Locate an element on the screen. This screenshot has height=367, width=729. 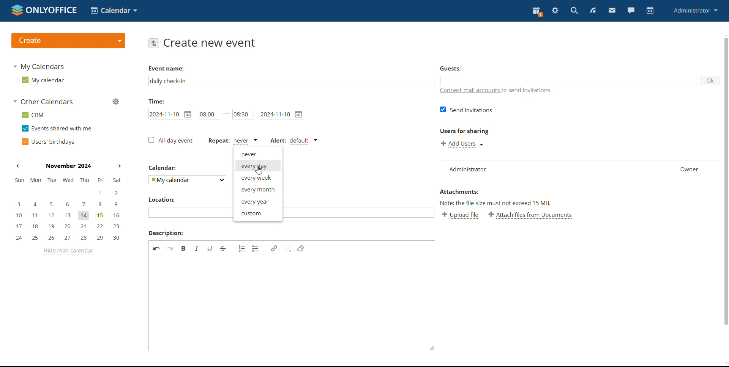
guest: is located at coordinates (458, 67).